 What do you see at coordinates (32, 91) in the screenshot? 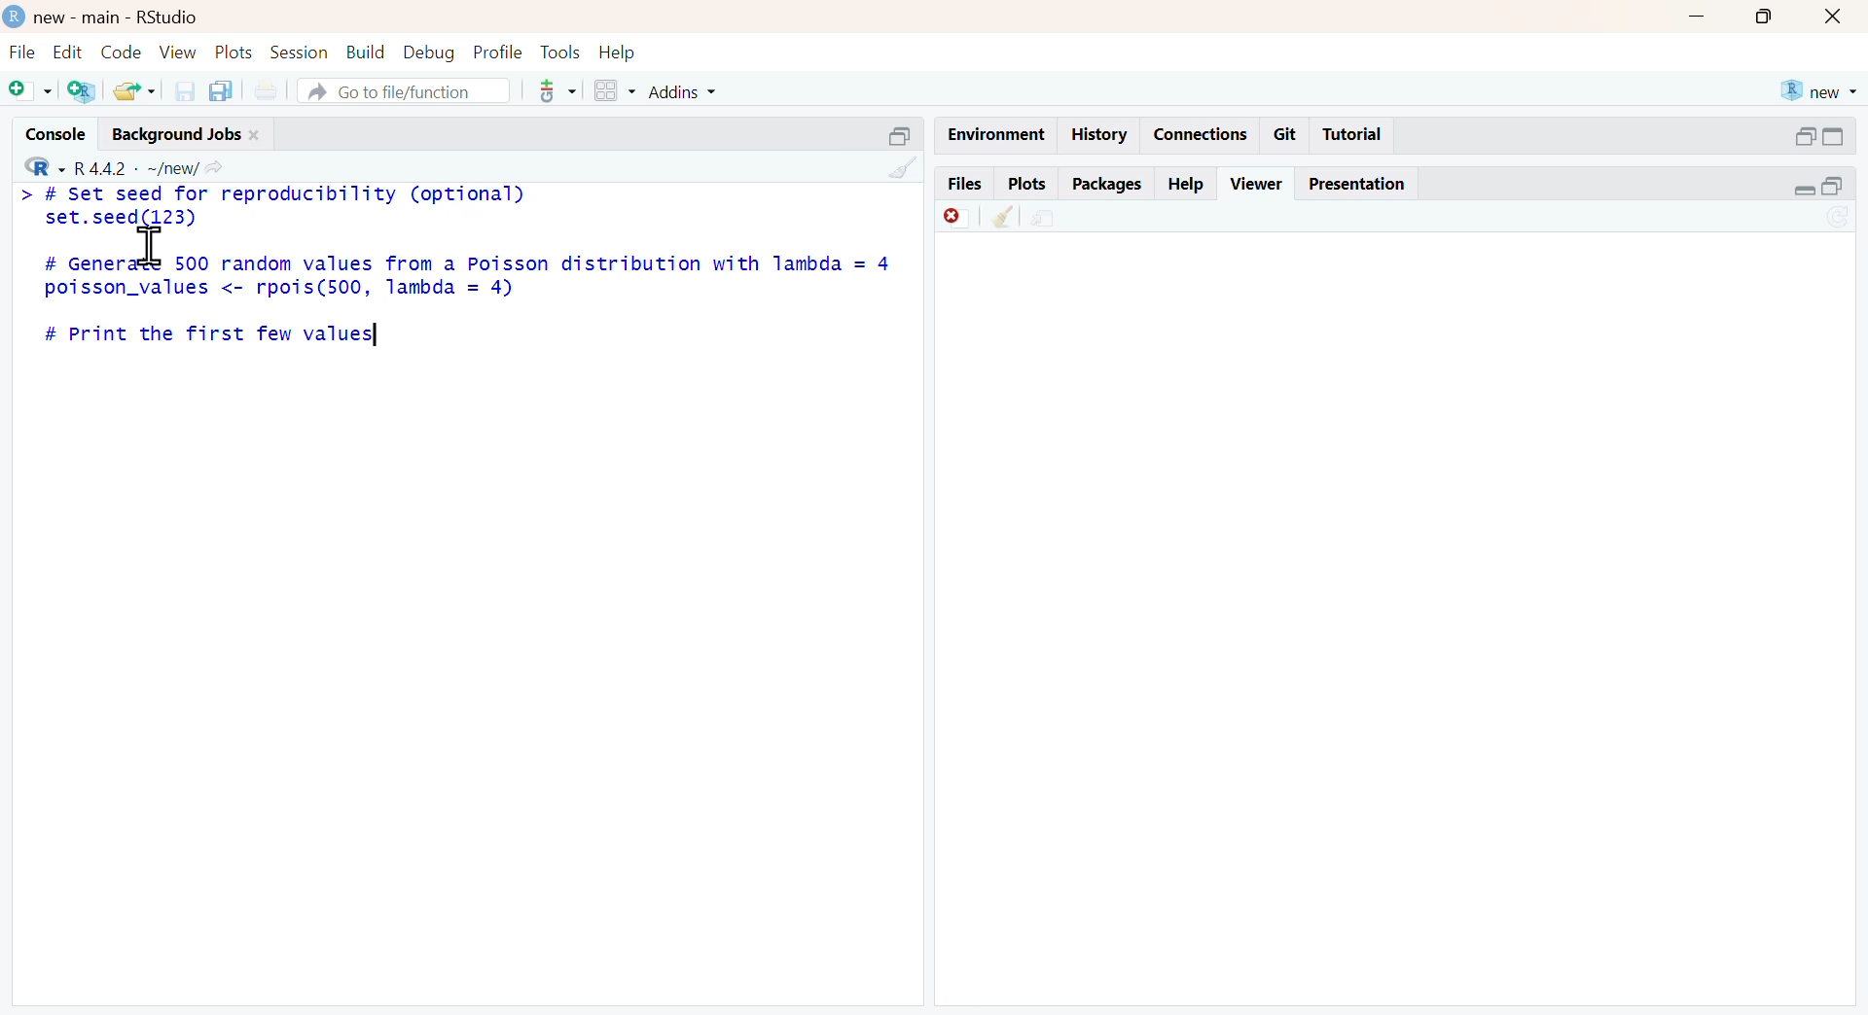
I see `Add file as` at bounding box center [32, 91].